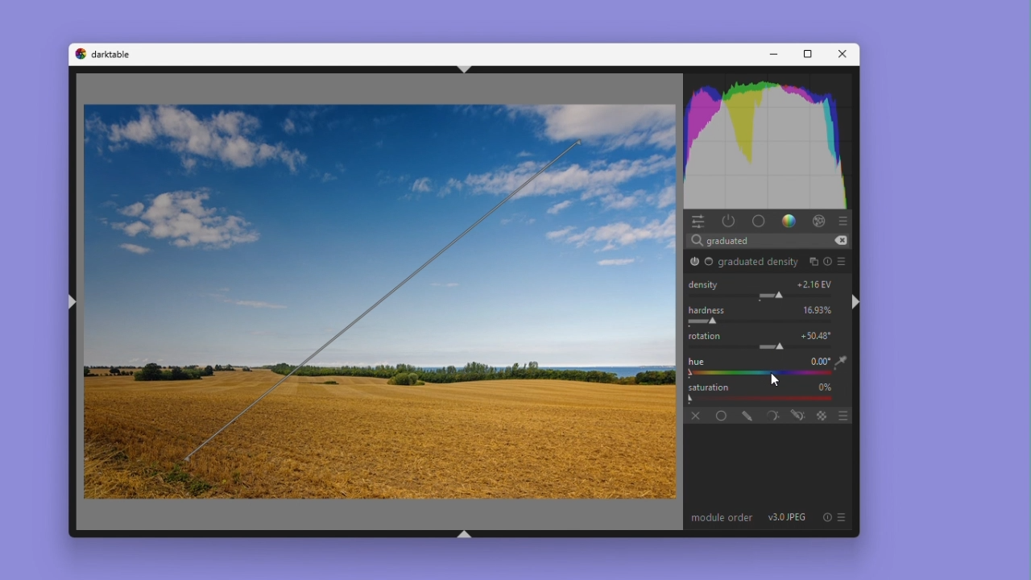  What do you see at coordinates (710, 263) in the screenshot?
I see `Base` at bounding box center [710, 263].